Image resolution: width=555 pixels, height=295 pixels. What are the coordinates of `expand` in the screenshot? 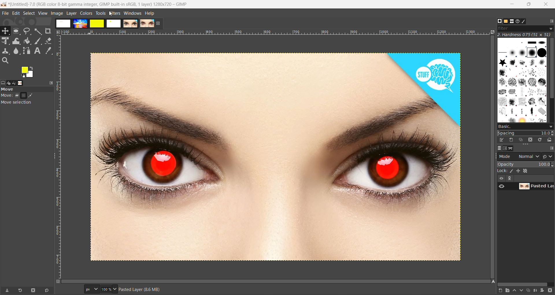 It's located at (511, 178).